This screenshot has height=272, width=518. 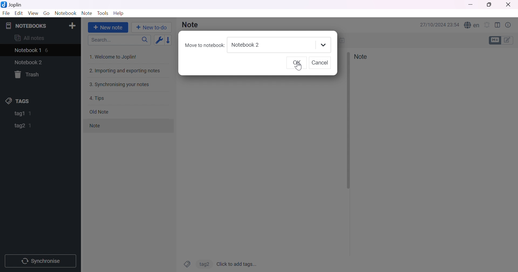 I want to click on + New note, so click(x=108, y=28).